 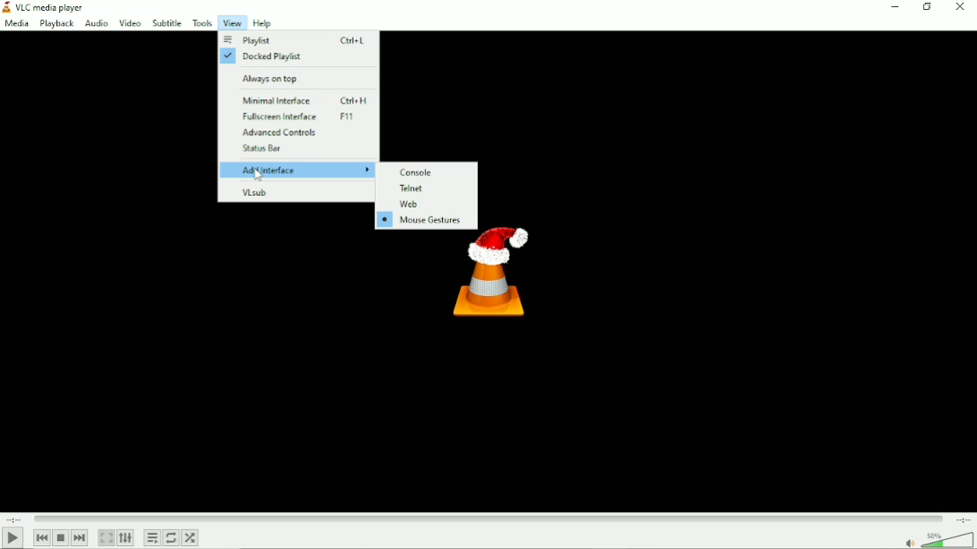 I want to click on Web, so click(x=425, y=205).